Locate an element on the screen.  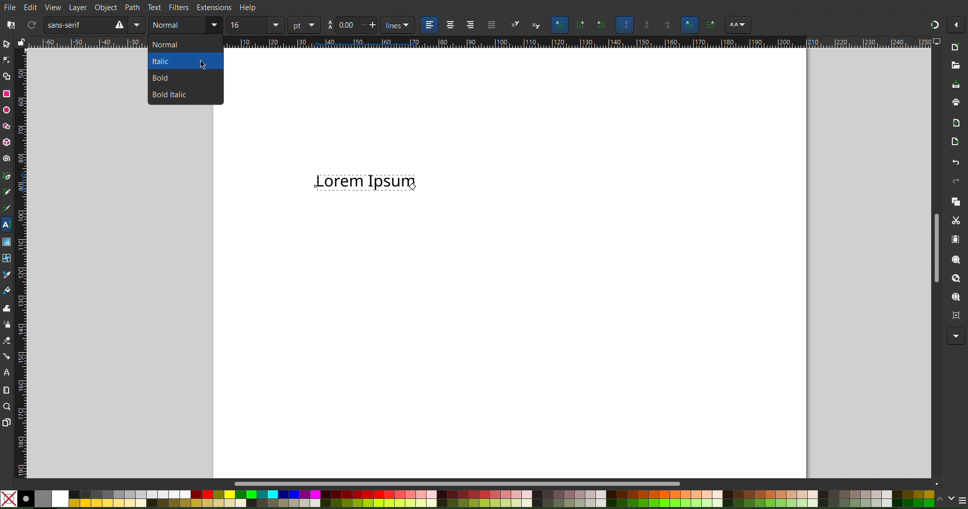
Measure is located at coordinates (6, 391).